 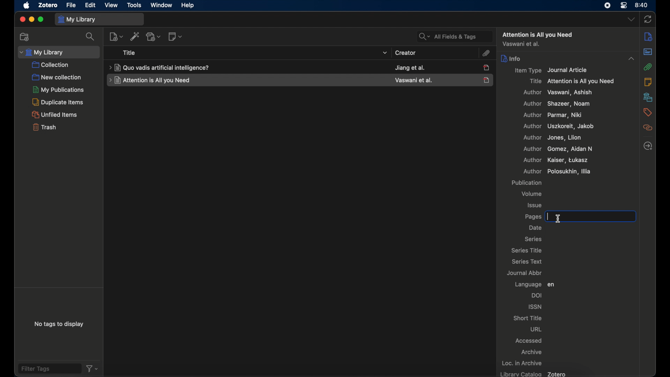 What do you see at coordinates (535, 205) in the screenshot?
I see `issue` at bounding box center [535, 205].